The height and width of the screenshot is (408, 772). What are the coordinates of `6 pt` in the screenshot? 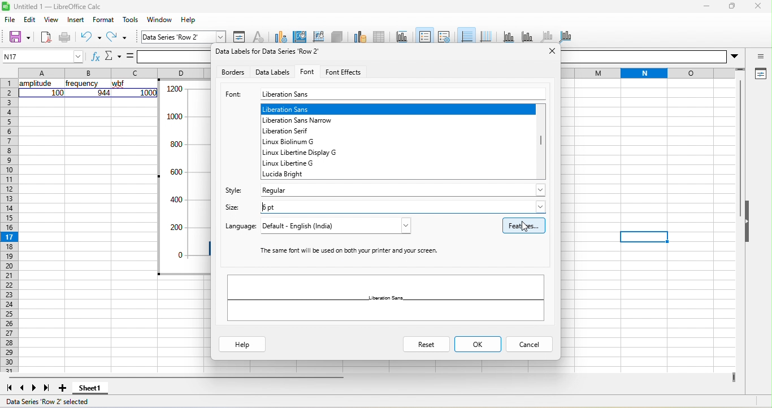 It's located at (403, 207).